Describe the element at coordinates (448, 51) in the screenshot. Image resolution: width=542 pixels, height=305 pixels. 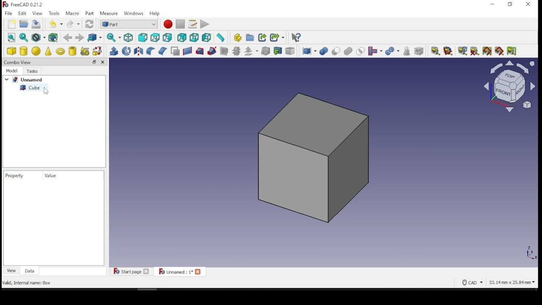
I see `measure angular` at that location.